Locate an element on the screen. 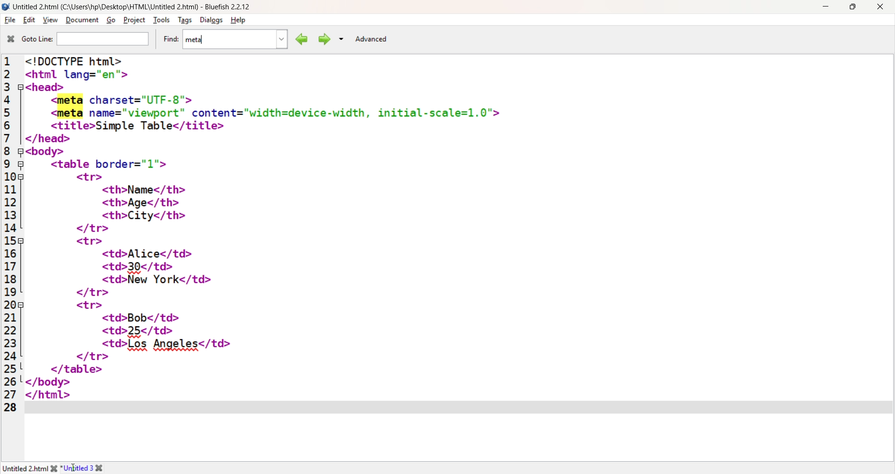  File is located at coordinates (9, 20).